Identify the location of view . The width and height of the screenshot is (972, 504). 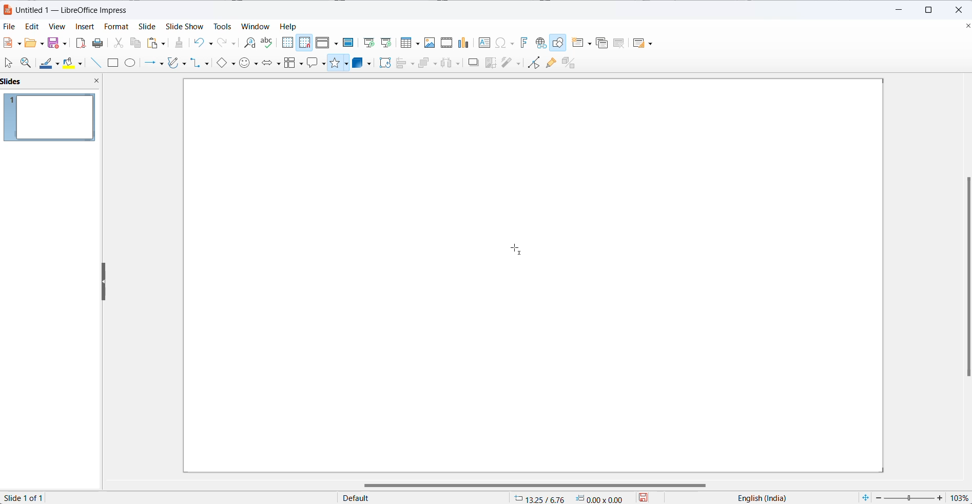
(54, 27).